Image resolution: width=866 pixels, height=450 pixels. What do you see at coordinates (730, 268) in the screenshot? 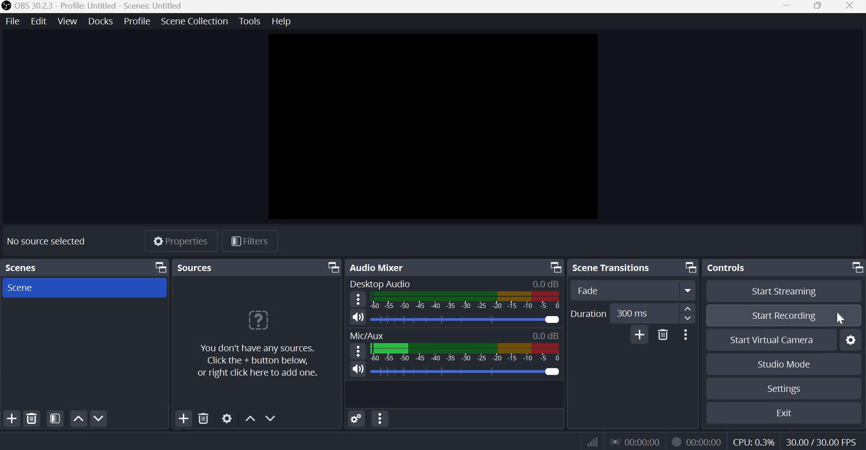
I see `Controls` at bounding box center [730, 268].